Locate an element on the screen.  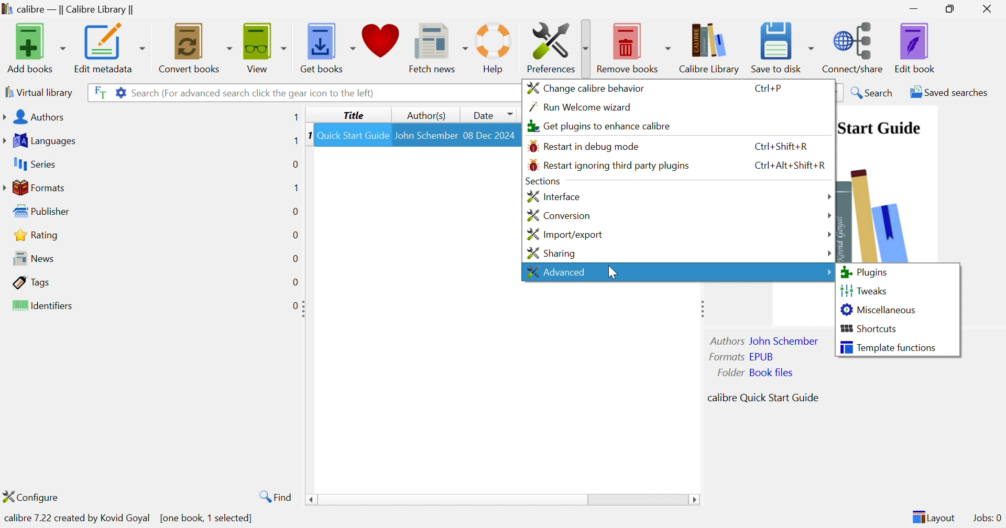
Formats is located at coordinates (36, 188).